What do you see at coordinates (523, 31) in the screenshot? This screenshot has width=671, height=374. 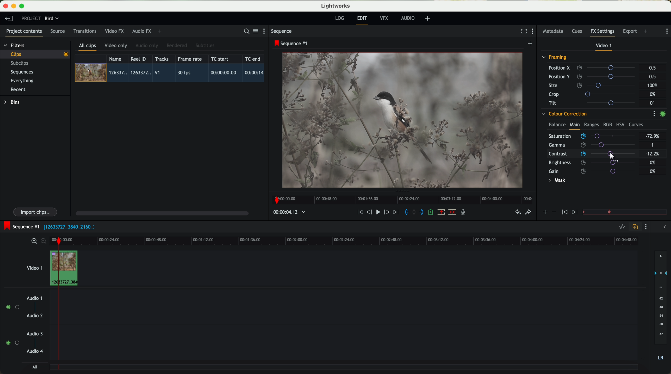 I see `fullscreen` at bounding box center [523, 31].